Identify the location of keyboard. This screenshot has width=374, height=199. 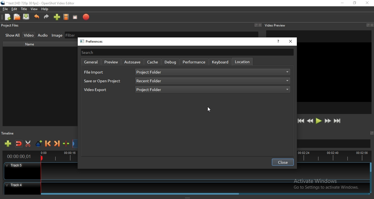
(221, 62).